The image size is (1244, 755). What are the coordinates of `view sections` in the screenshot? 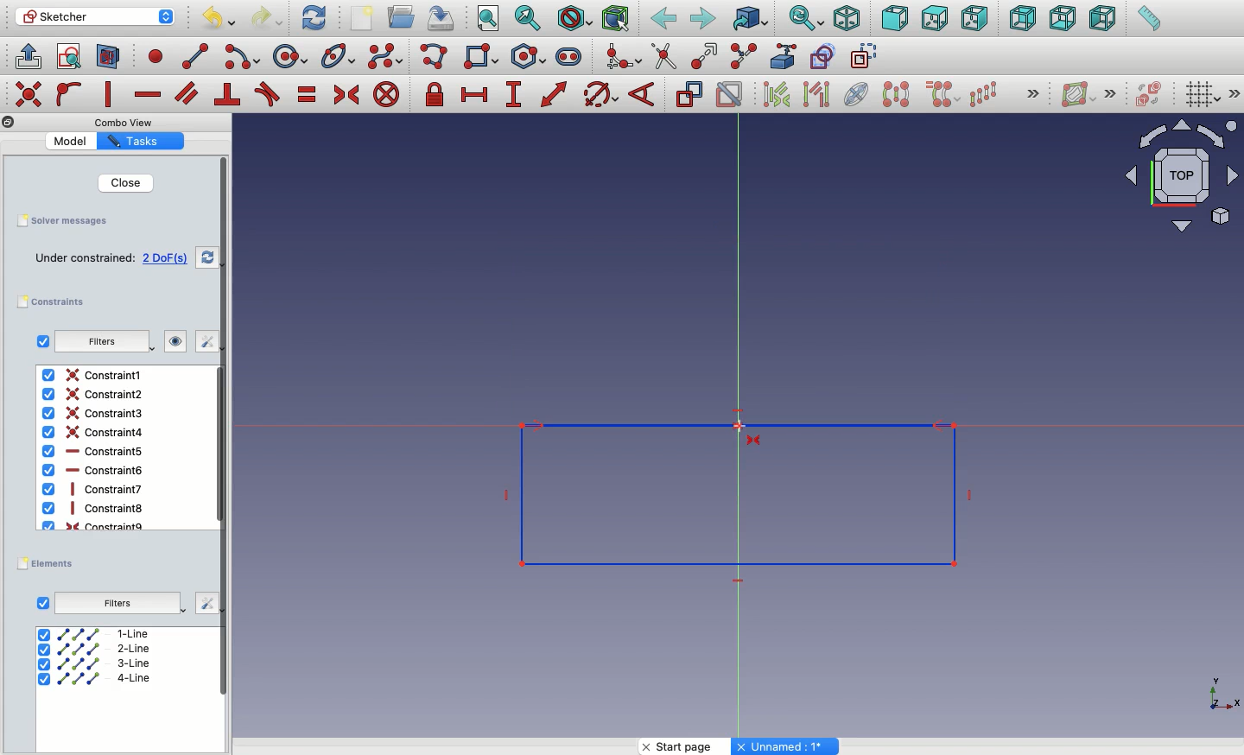 It's located at (112, 58).